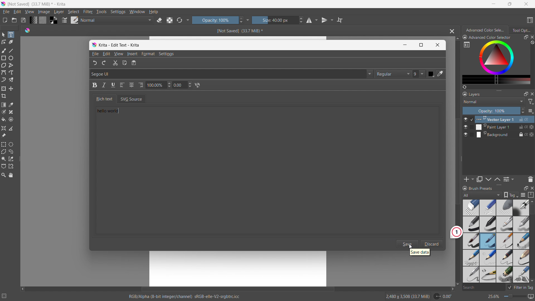 This screenshot has height=301, width=535. Describe the element at coordinates (4, 72) in the screenshot. I see `bezier curve tool` at that location.